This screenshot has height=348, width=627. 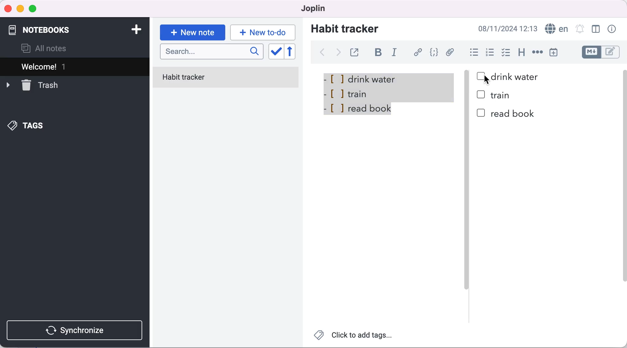 What do you see at coordinates (294, 52) in the screenshot?
I see `reverse sort order` at bounding box center [294, 52].